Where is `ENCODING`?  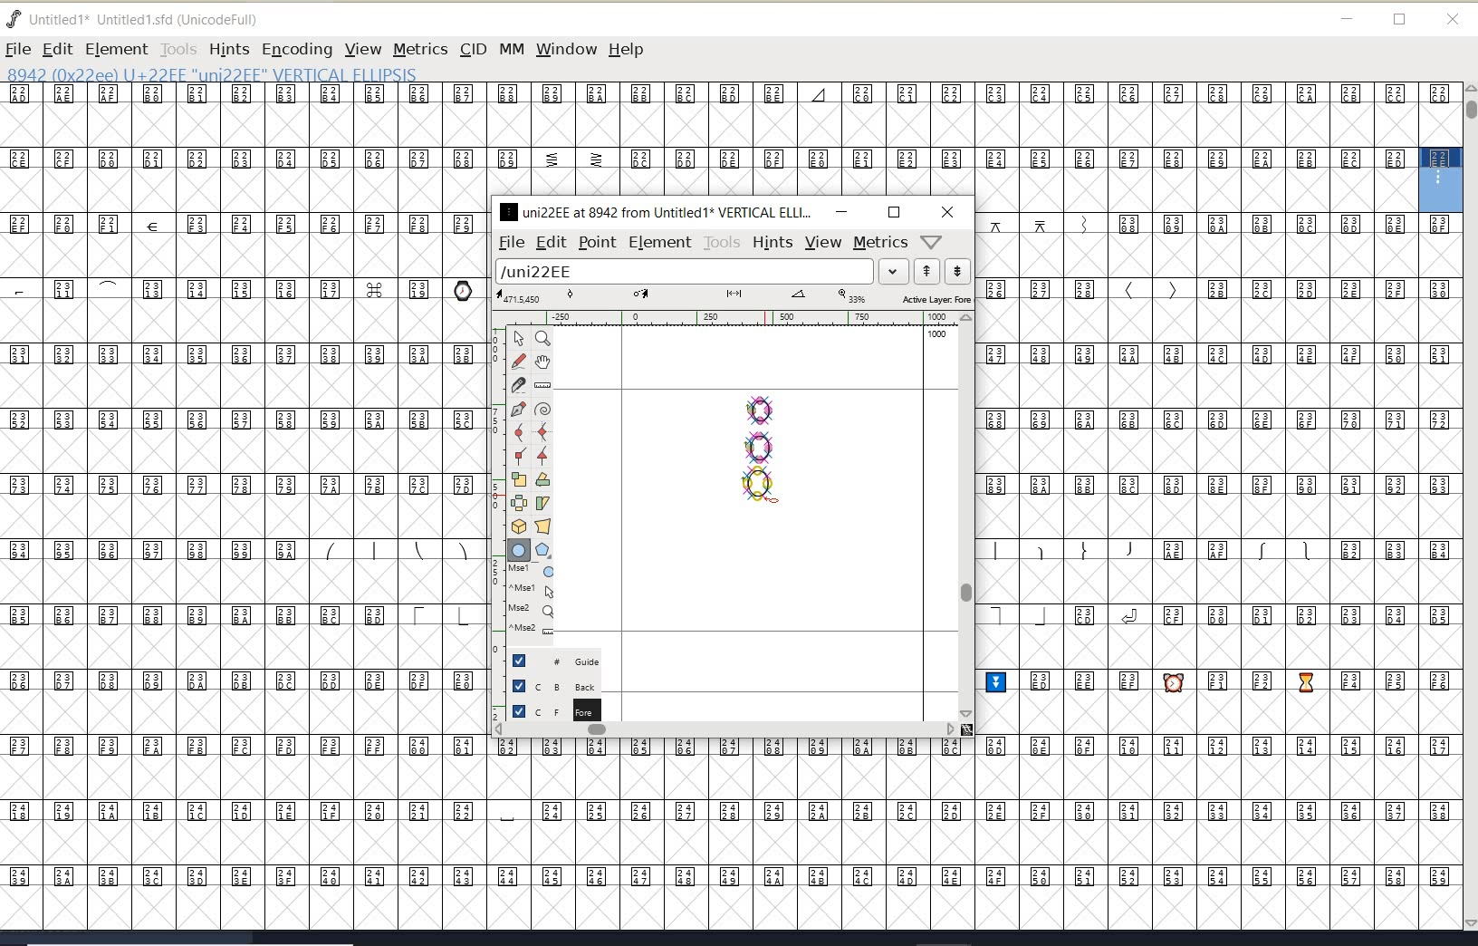 ENCODING is located at coordinates (297, 50).